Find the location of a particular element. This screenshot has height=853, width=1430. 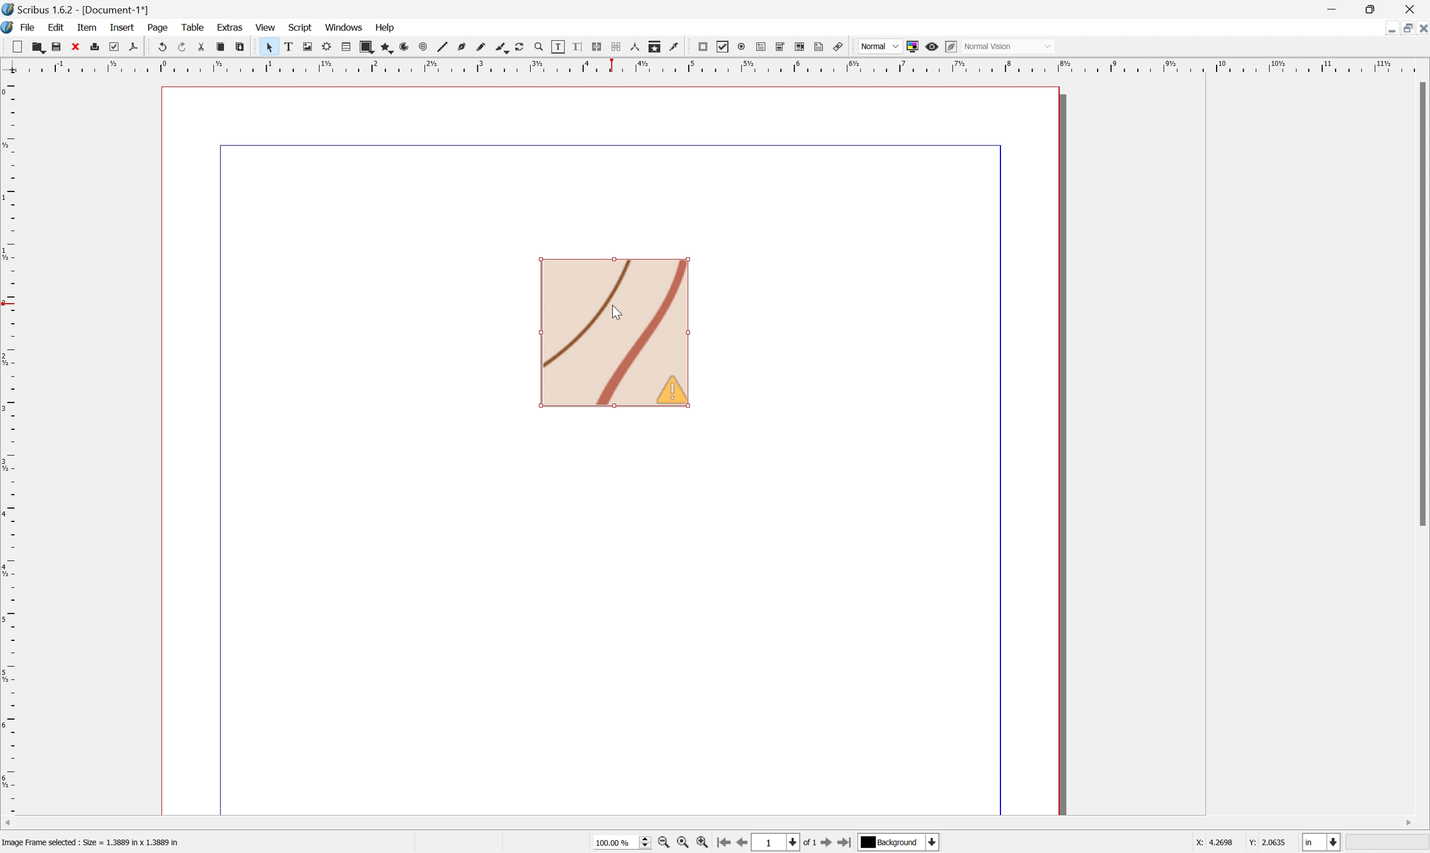

Page is located at coordinates (156, 28).